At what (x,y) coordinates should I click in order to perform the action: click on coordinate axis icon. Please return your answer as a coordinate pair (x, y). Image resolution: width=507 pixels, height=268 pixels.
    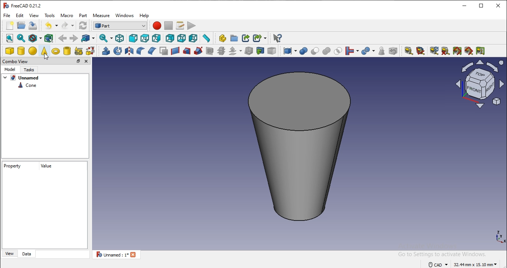
    Looking at the image, I should click on (500, 239).